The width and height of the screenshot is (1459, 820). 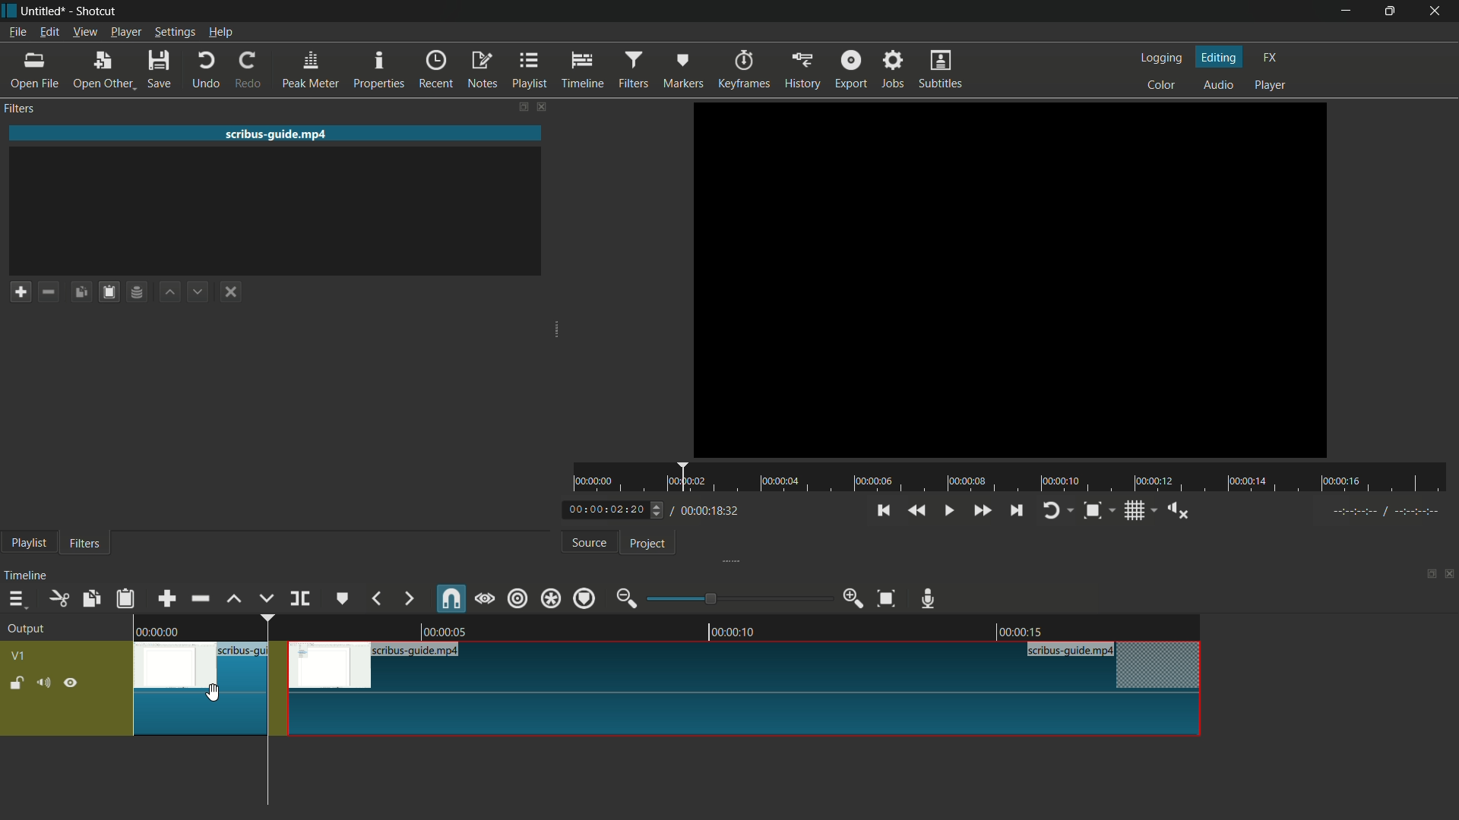 I want to click on history, so click(x=802, y=71).